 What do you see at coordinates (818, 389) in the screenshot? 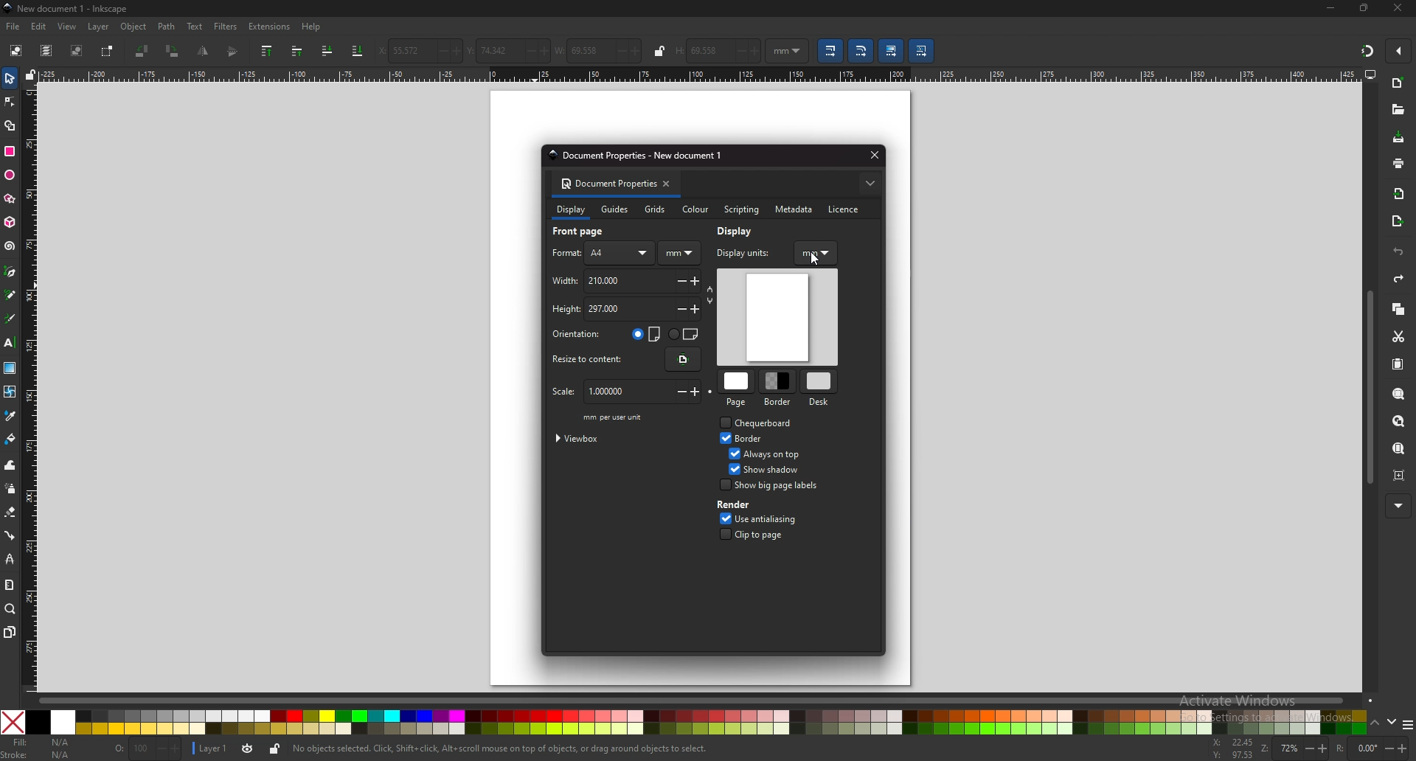
I see `desk` at bounding box center [818, 389].